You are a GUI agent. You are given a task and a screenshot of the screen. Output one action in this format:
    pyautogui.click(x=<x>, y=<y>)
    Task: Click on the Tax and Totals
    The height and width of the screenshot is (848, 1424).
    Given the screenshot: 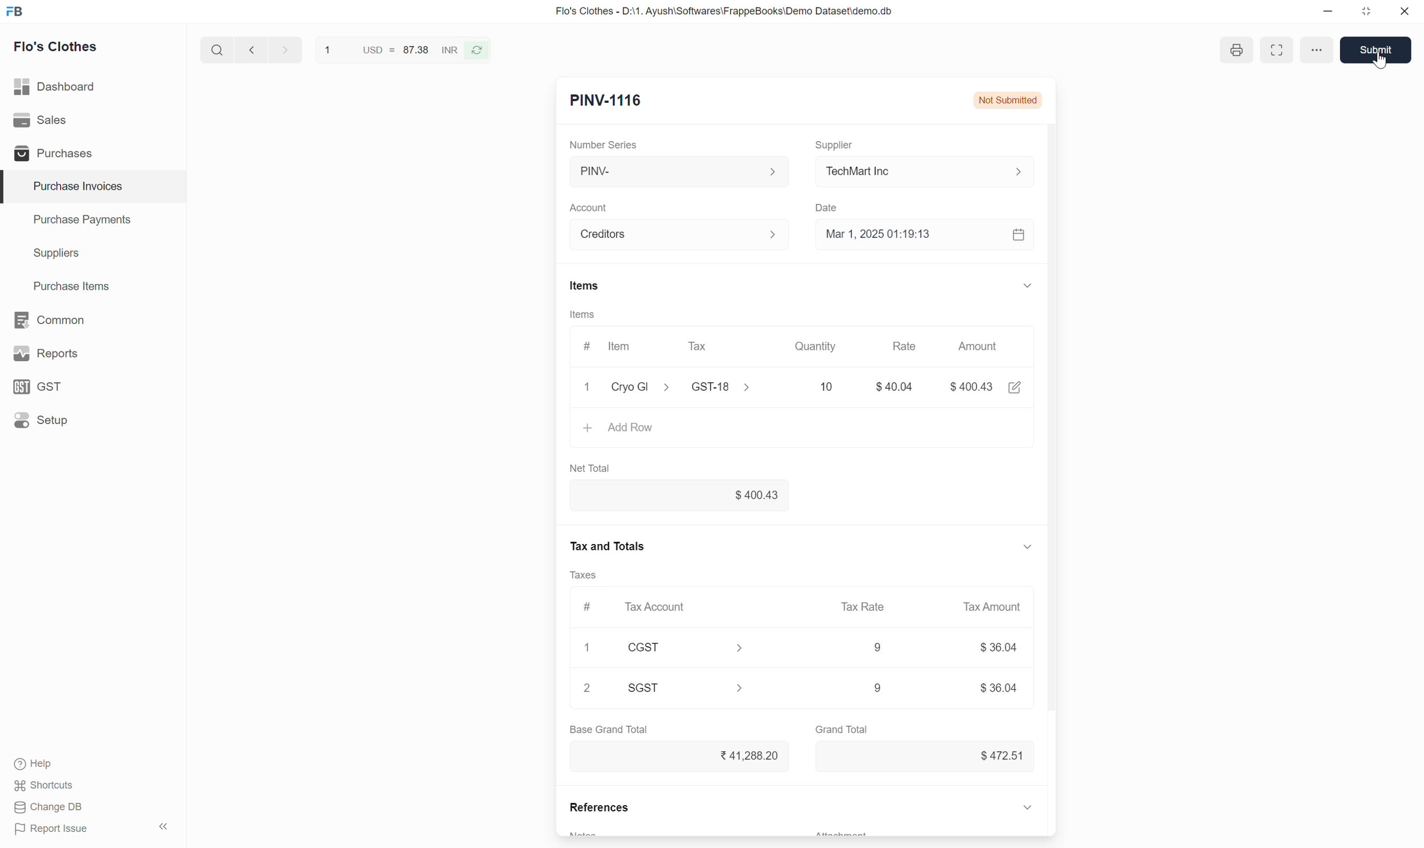 What is the action you would take?
    pyautogui.click(x=609, y=544)
    